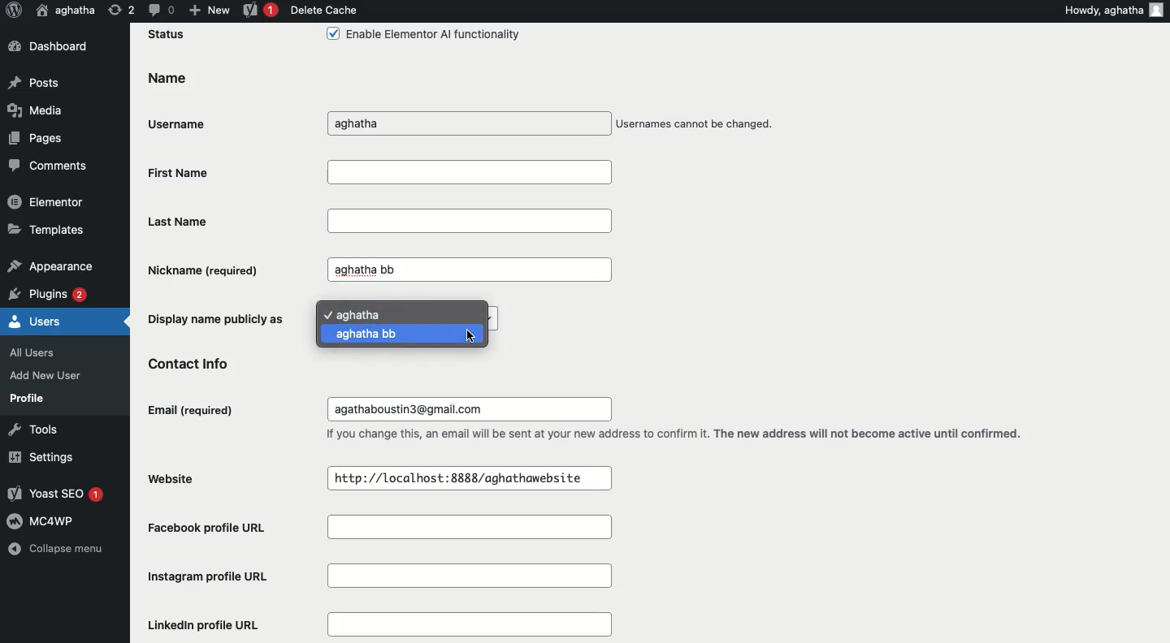 Image resolution: width=1170 pixels, height=643 pixels. Describe the element at coordinates (219, 317) in the screenshot. I see `Display name publicly as` at that location.